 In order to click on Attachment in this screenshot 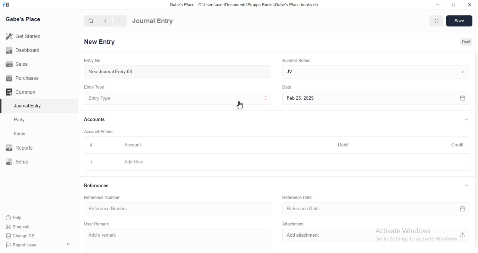, I will do `click(292, 224)`.